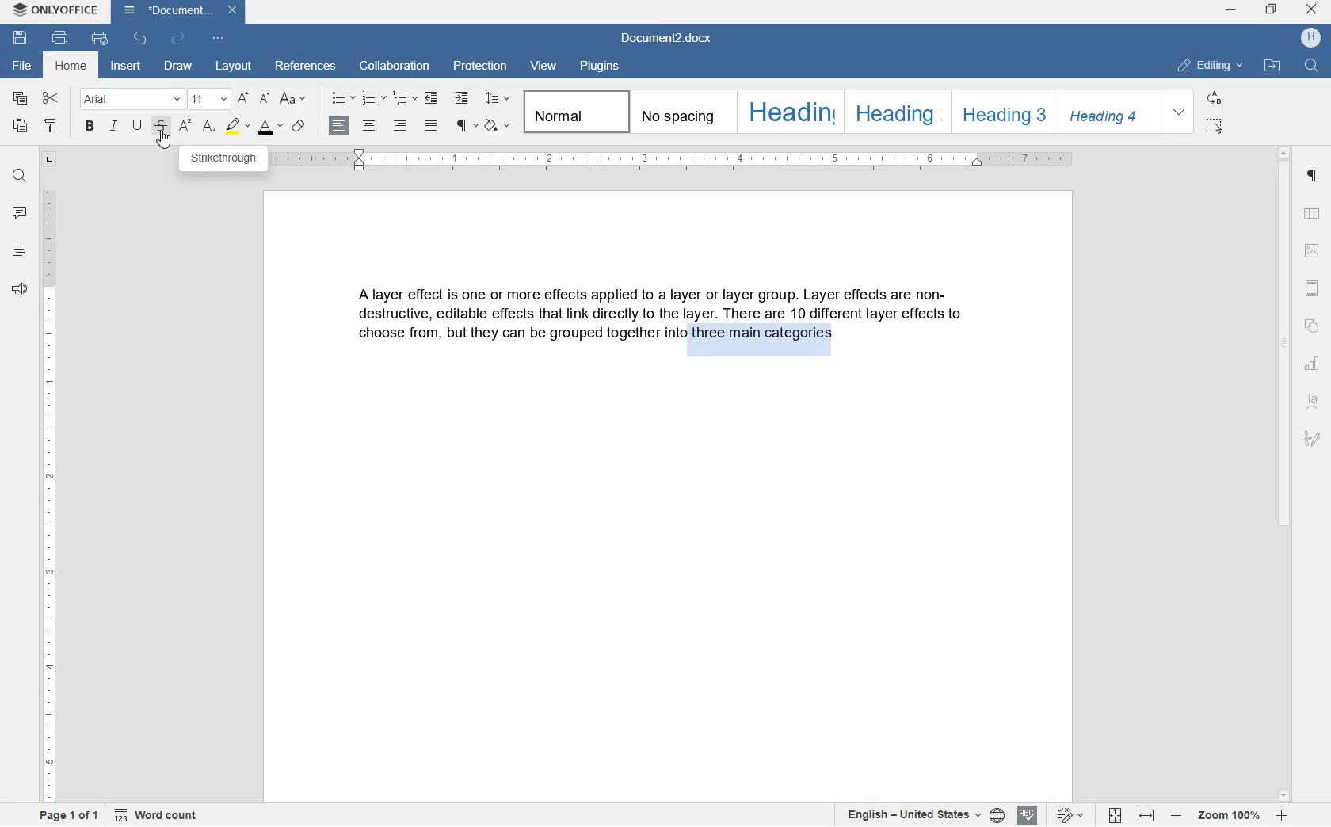  Describe the element at coordinates (208, 98) in the screenshot. I see `font size` at that location.